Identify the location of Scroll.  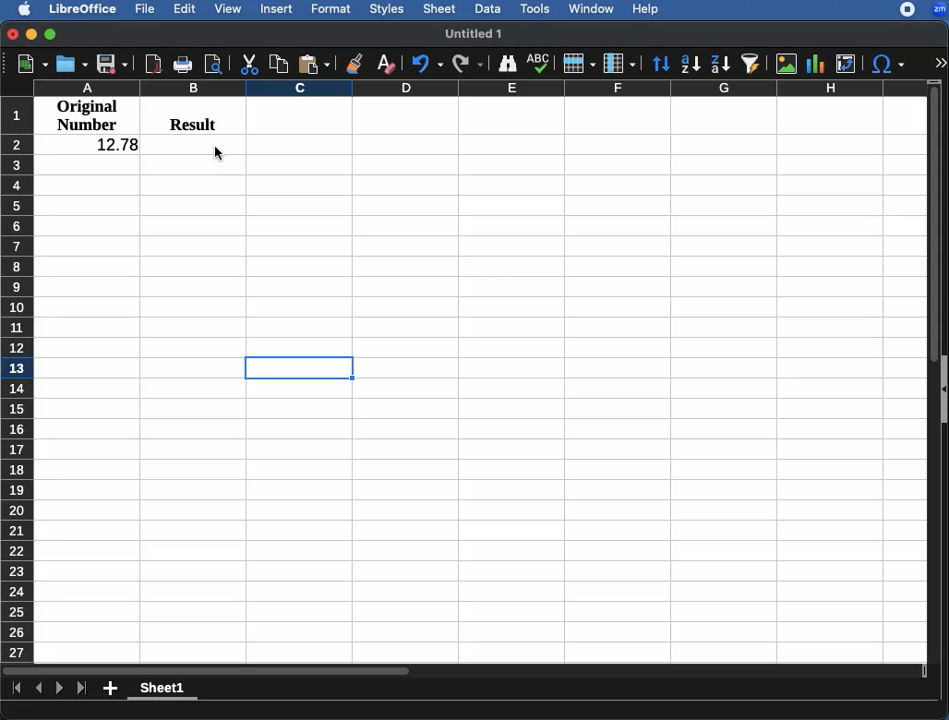
(935, 369).